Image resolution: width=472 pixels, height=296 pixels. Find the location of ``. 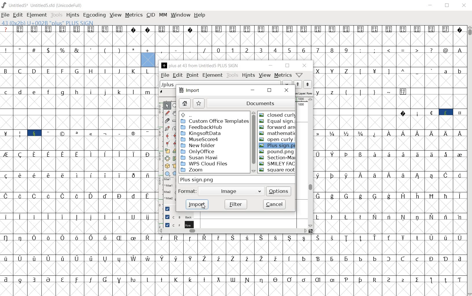

 is located at coordinates (320, 182).